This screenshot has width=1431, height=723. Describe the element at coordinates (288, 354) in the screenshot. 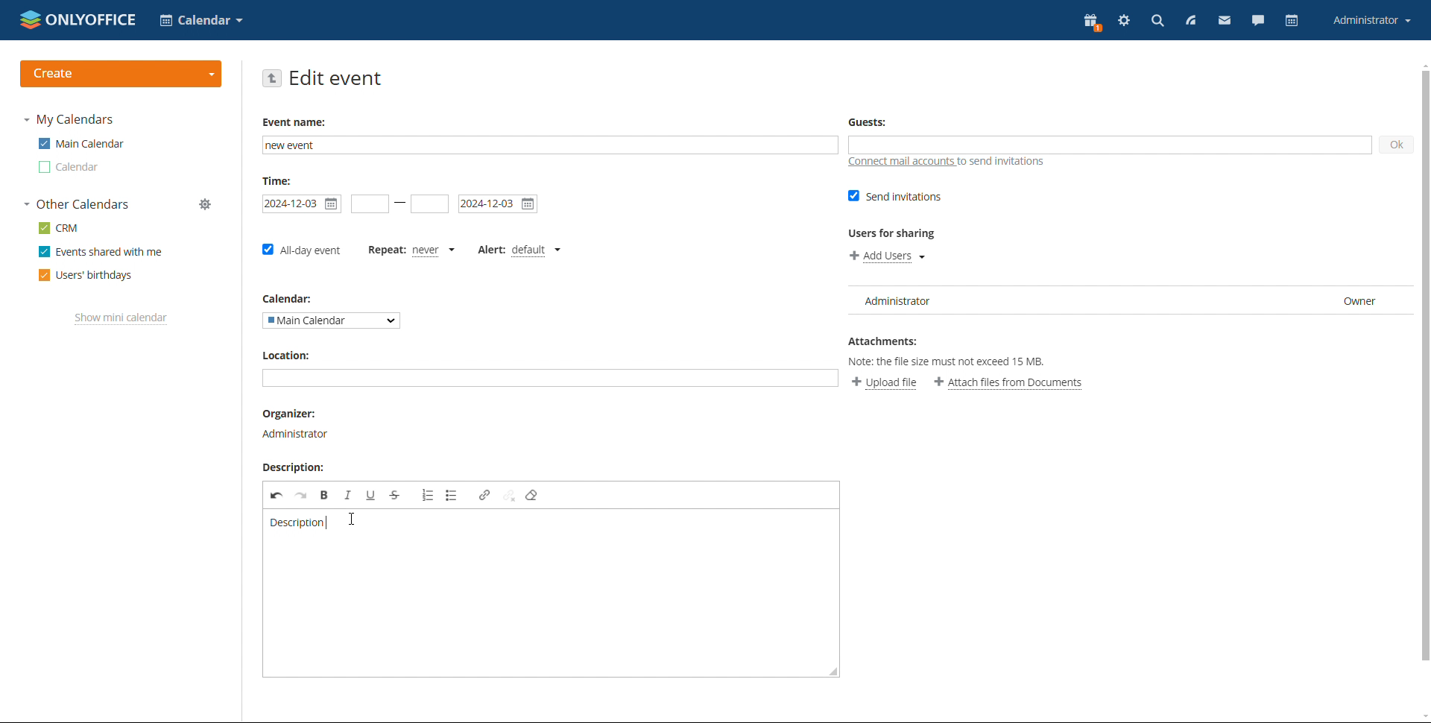

I see `Location:` at that location.